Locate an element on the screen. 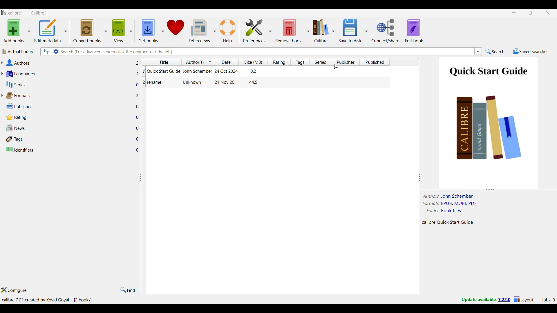 The image size is (557, 313). Publisher column is located at coordinates (345, 62).